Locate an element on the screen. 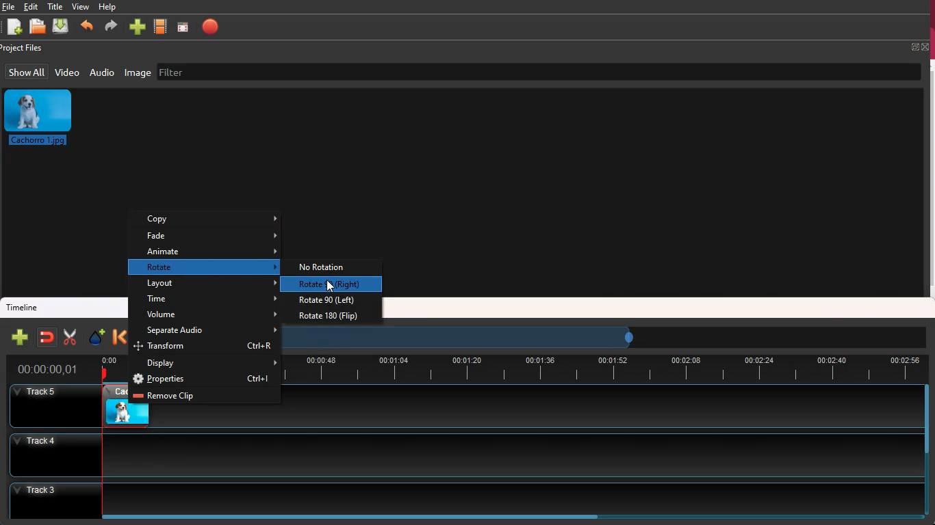 This screenshot has width=935, height=525.  is located at coordinates (55, 407).